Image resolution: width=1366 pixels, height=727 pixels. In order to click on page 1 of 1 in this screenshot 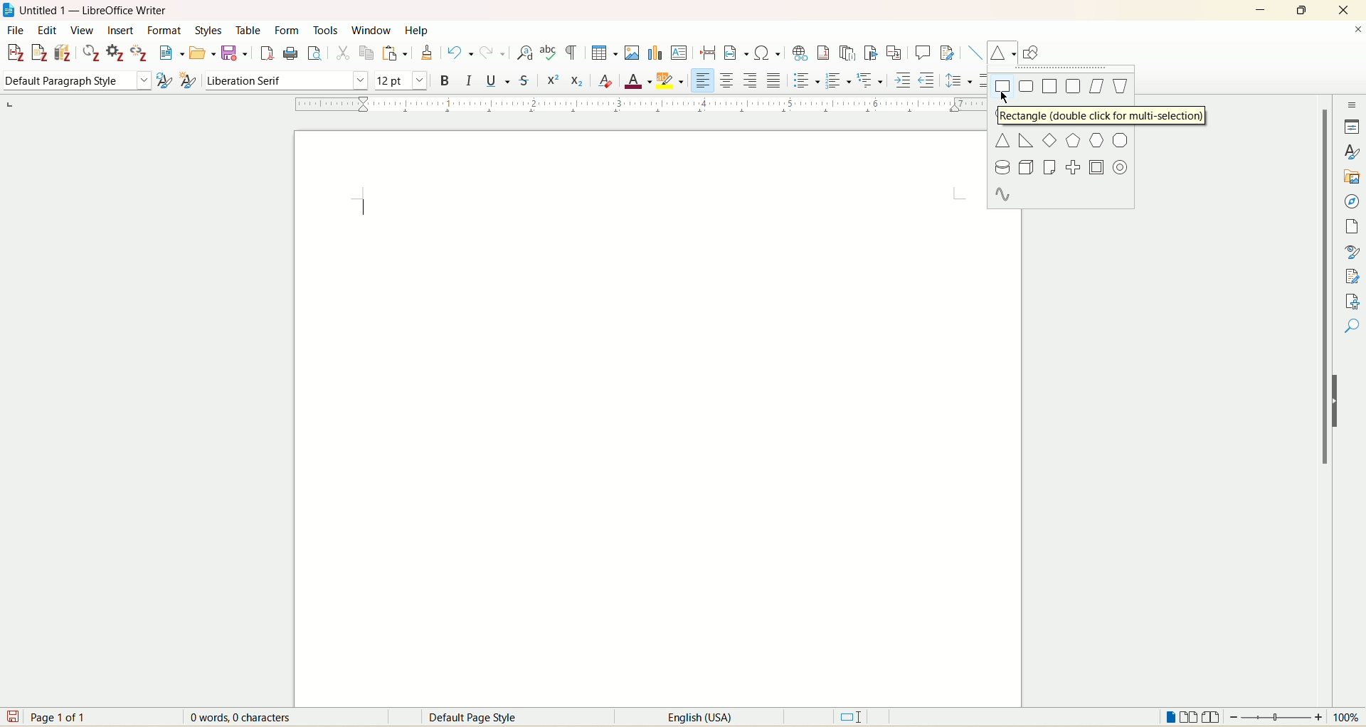, I will do `click(62, 716)`.